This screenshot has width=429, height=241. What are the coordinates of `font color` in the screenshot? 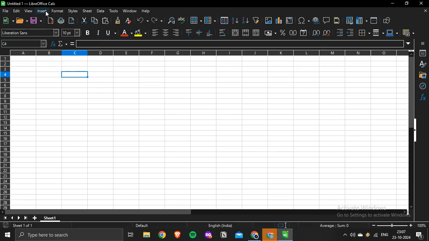 It's located at (124, 32).